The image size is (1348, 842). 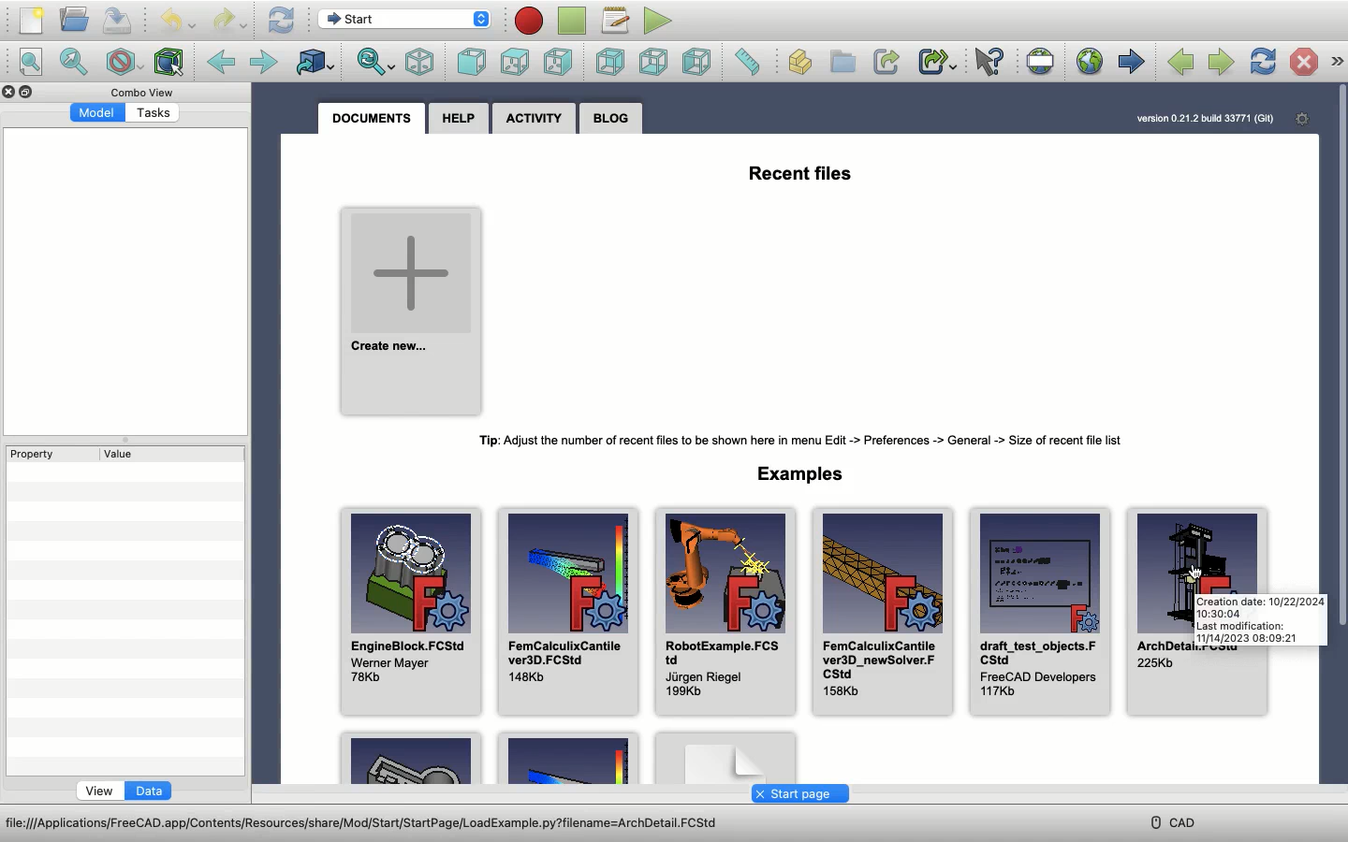 What do you see at coordinates (801, 794) in the screenshot?
I see `Start page` at bounding box center [801, 794].